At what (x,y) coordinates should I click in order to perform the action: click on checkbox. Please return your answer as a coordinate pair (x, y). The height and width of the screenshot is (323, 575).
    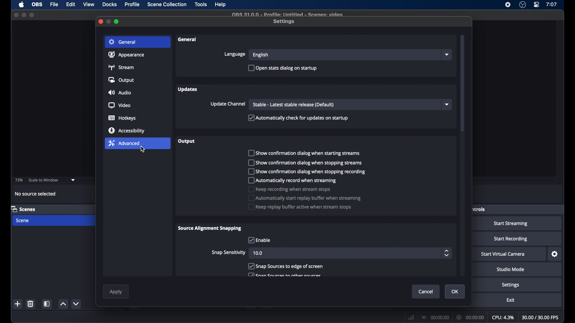
    Looking at the image, I should click on (259, 240).